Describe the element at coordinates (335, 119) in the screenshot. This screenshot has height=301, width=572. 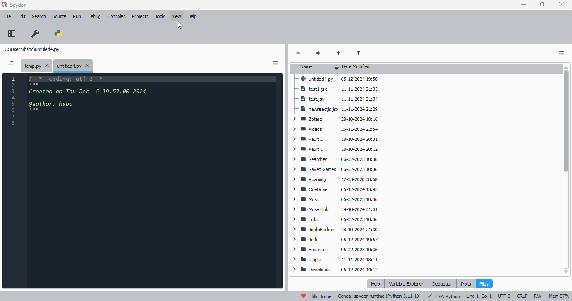
I see `Zotero` at that location.